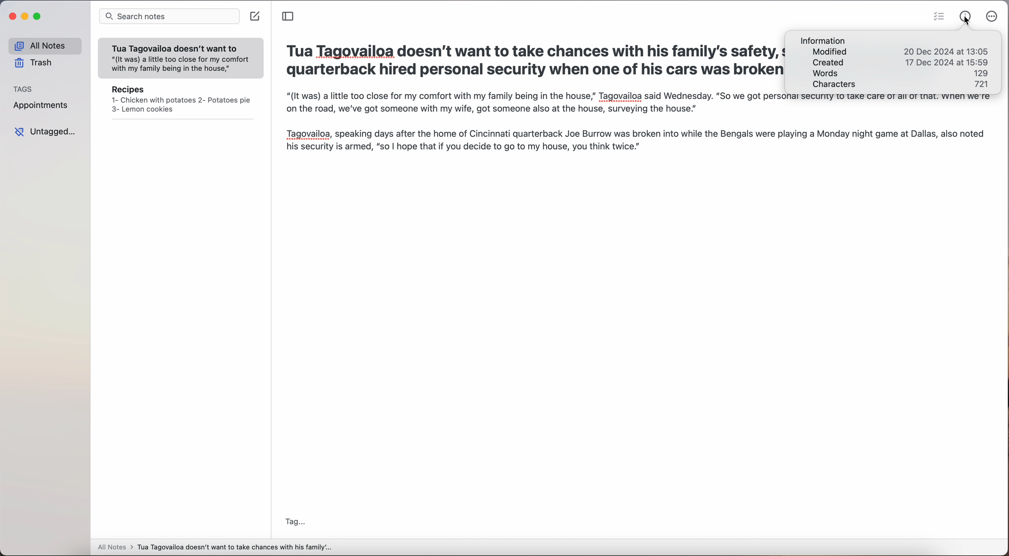 The image size is (1009, 556). I want to click on all notes > Tua Tagovailoa doesn't want to take chances with his family'..., so click(215, 548).